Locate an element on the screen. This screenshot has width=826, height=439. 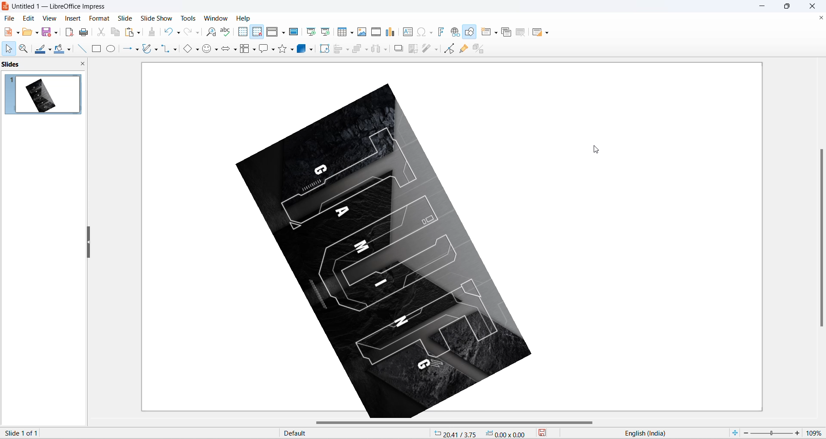
save is located at coordinates (548, 434).